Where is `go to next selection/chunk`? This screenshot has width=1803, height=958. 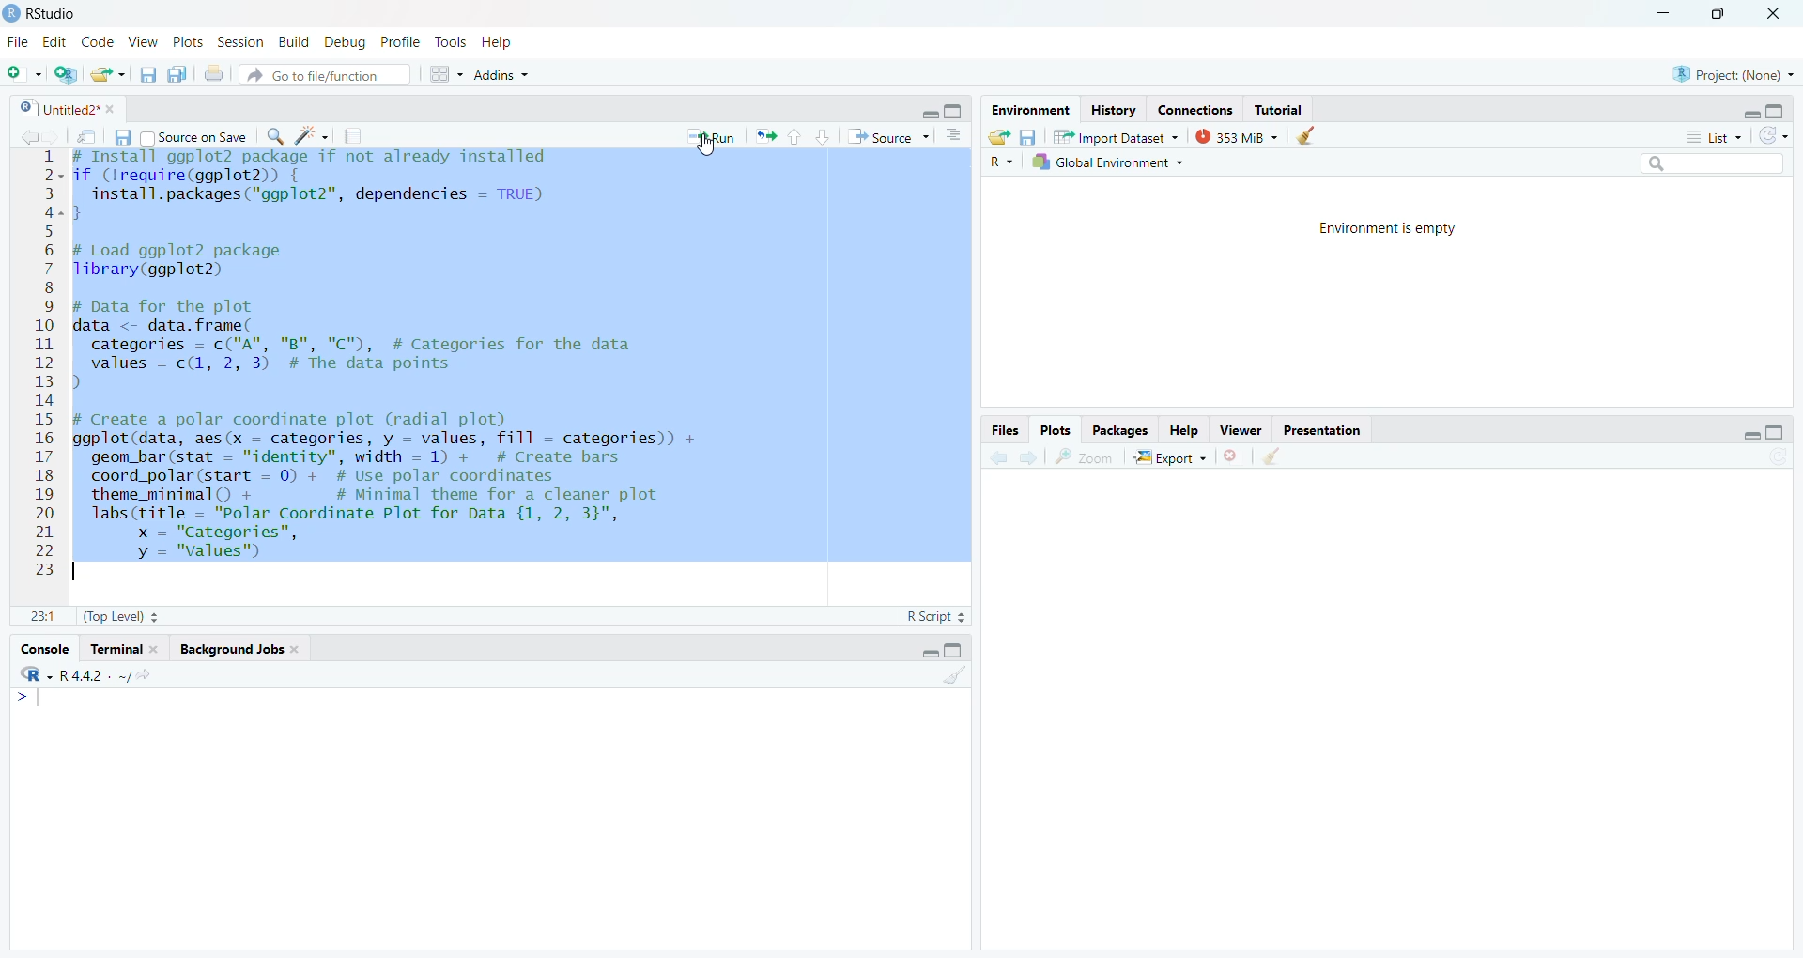
go to next selection/chunk is located at coordinates (821, 137).